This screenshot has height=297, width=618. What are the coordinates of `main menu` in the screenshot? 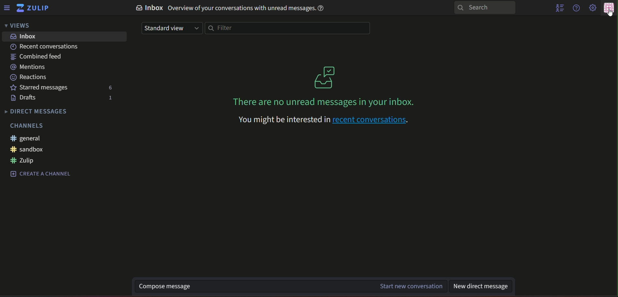 It's located at (592, 8).